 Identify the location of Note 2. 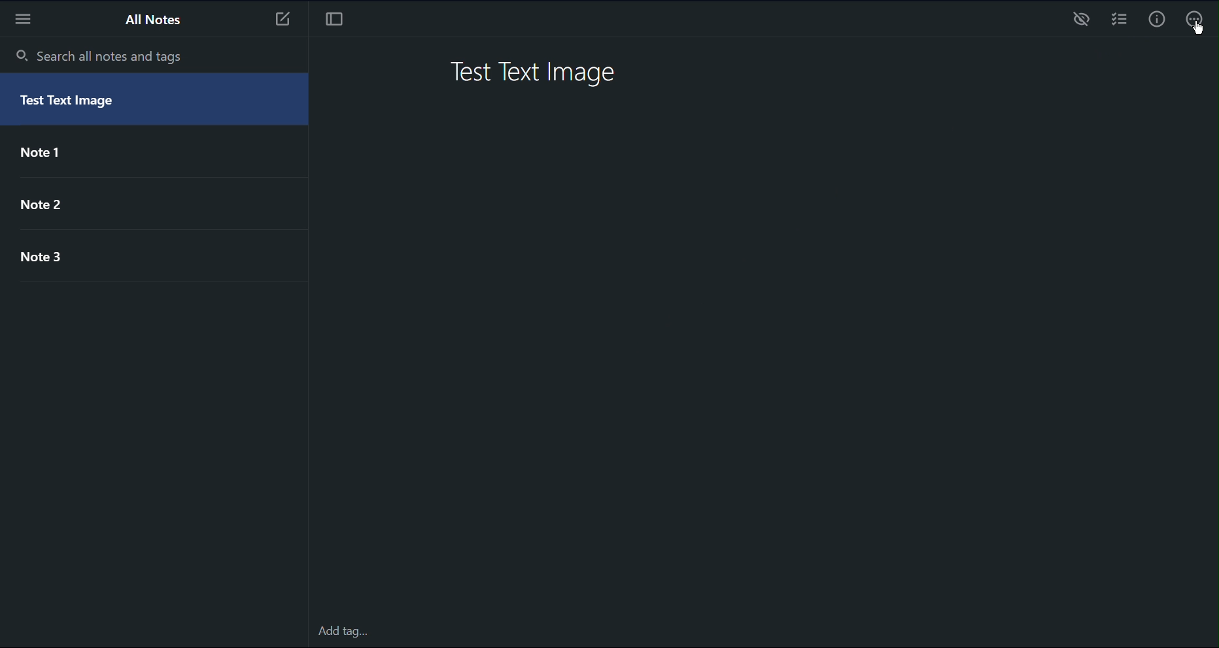
(45, 206).